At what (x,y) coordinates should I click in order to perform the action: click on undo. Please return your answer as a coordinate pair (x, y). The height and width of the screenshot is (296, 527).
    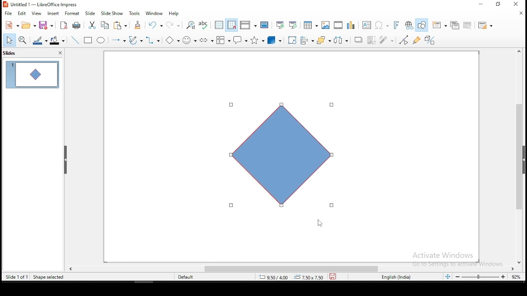
    Looking at the image, I should click on (156, 25).